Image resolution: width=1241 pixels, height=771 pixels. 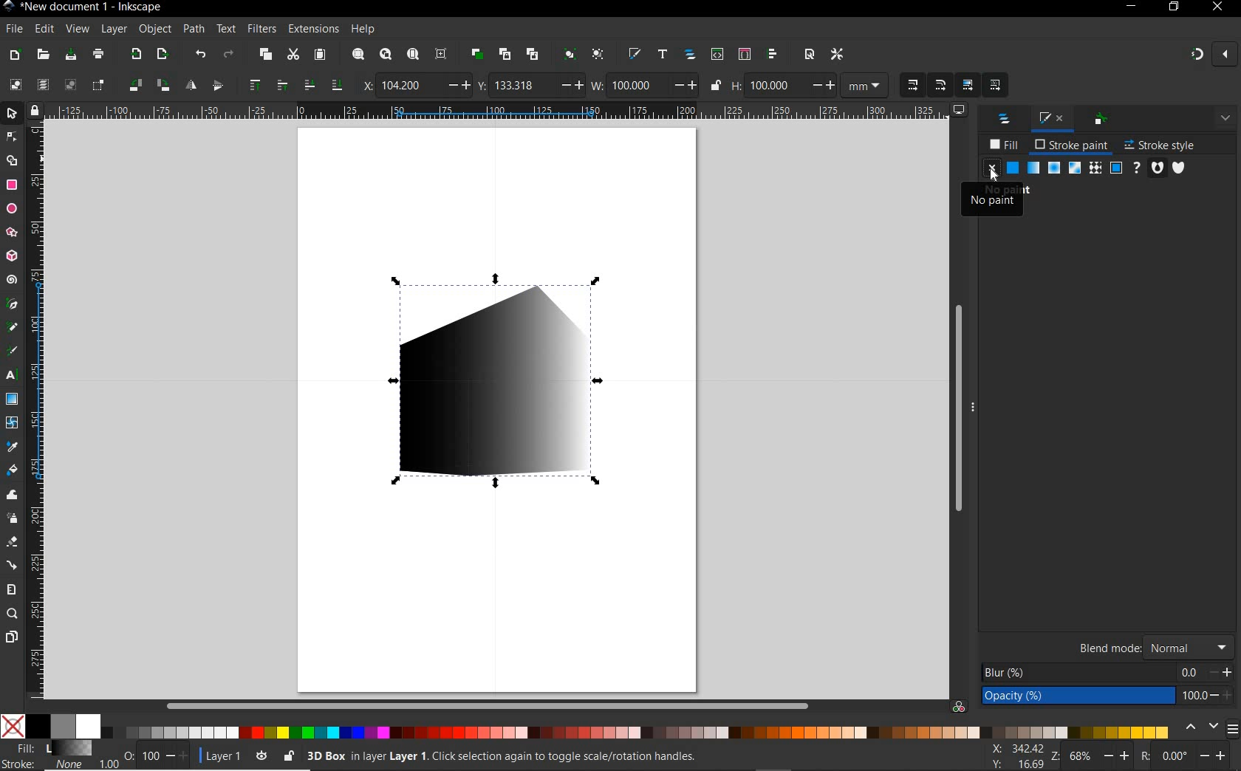 I want to click on FILL, so click(x=1005, y=144).